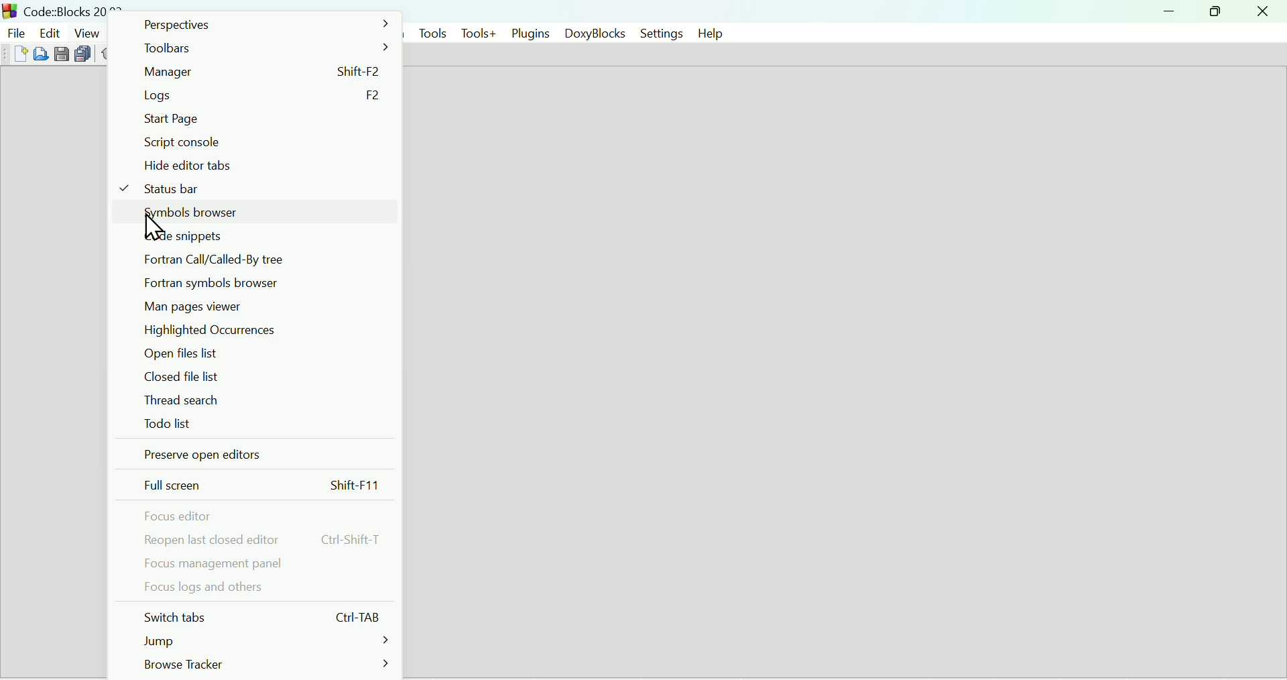 This screenshot has height=680, width=1287. I want to click on File, so click(15, 31).